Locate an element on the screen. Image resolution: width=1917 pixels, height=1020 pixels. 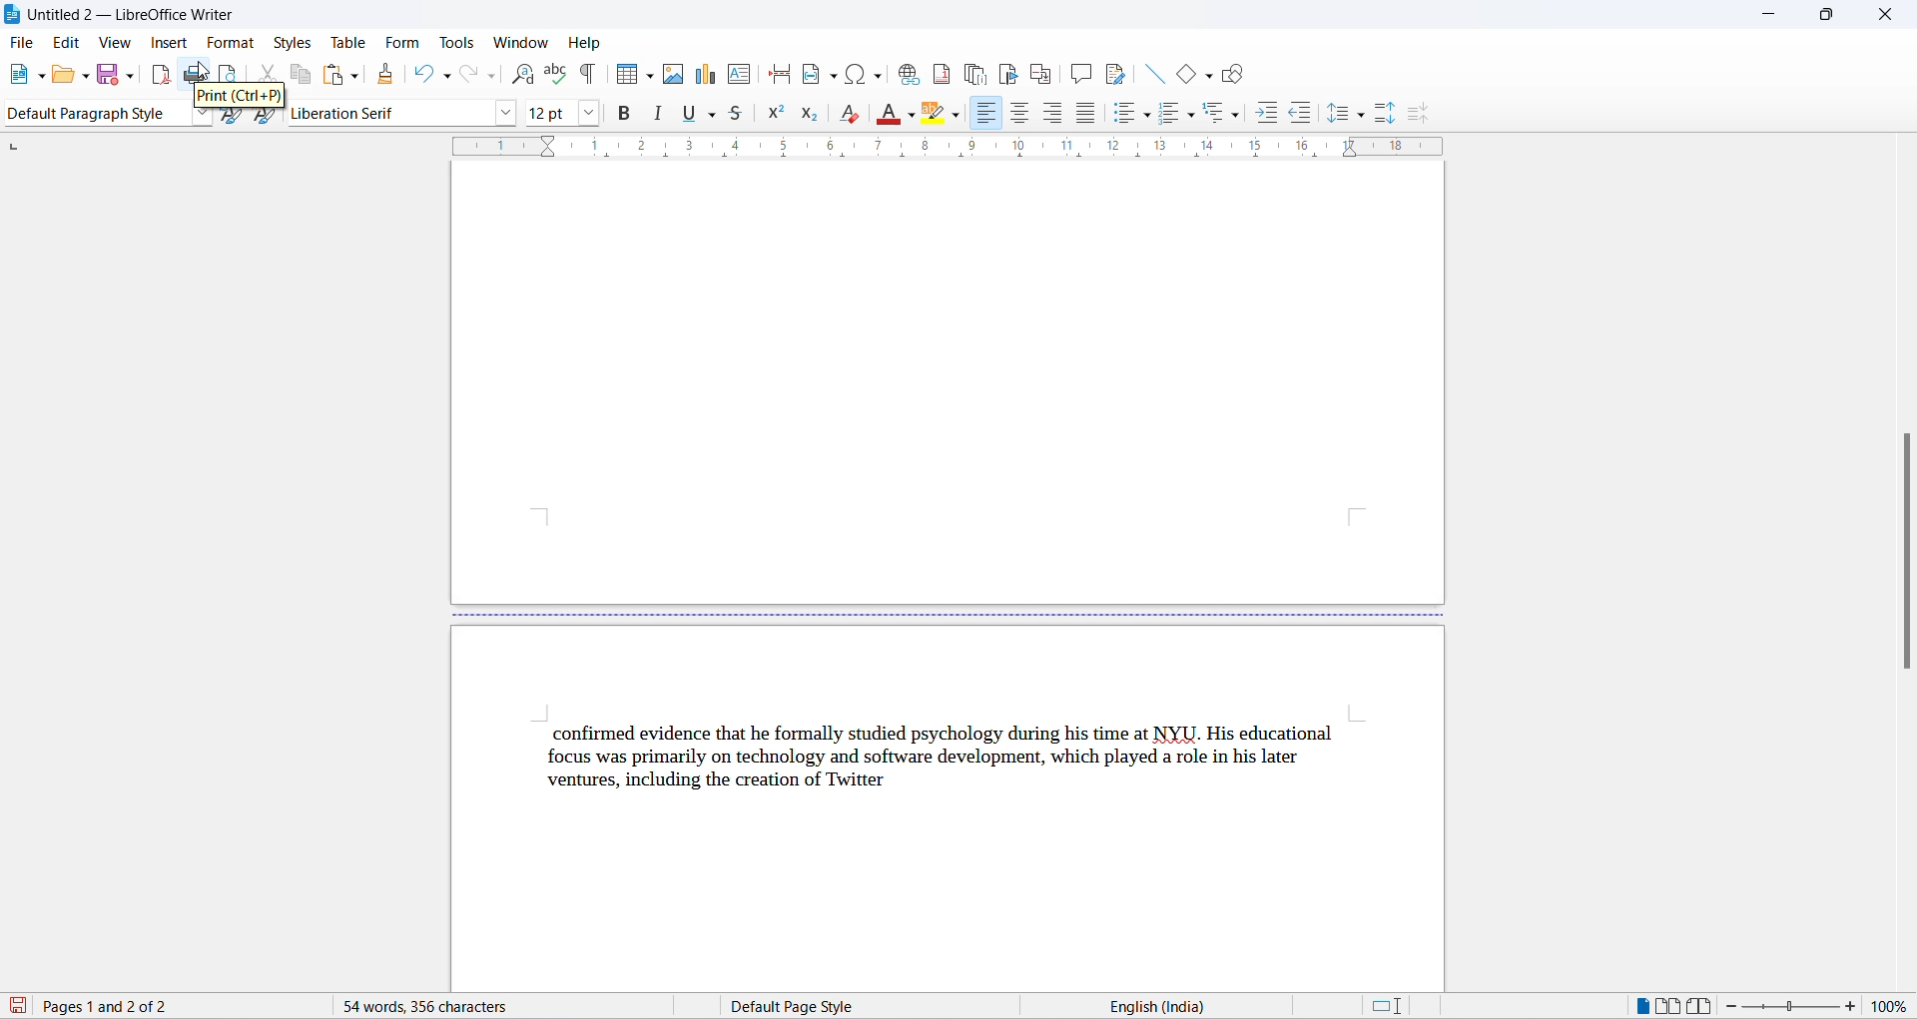
toggle unordered list is located at coordinates (1122, 115).